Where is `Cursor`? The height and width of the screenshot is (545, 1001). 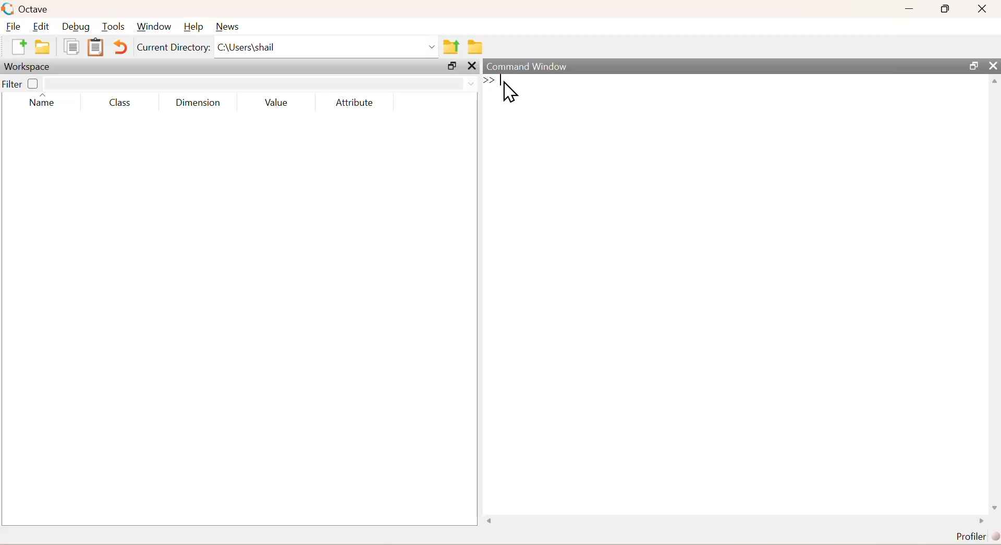 Cursor is located at coordinates (507, 90).